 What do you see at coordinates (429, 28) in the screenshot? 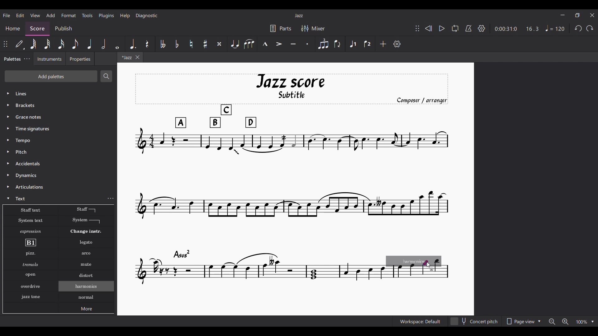
I see `Rewind` at bounding box center [429, 28].